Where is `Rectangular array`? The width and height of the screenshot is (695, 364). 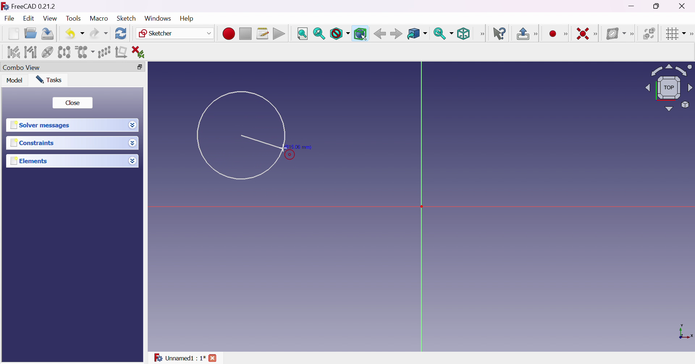 Rectangular array is located at coordinates (104, 51).